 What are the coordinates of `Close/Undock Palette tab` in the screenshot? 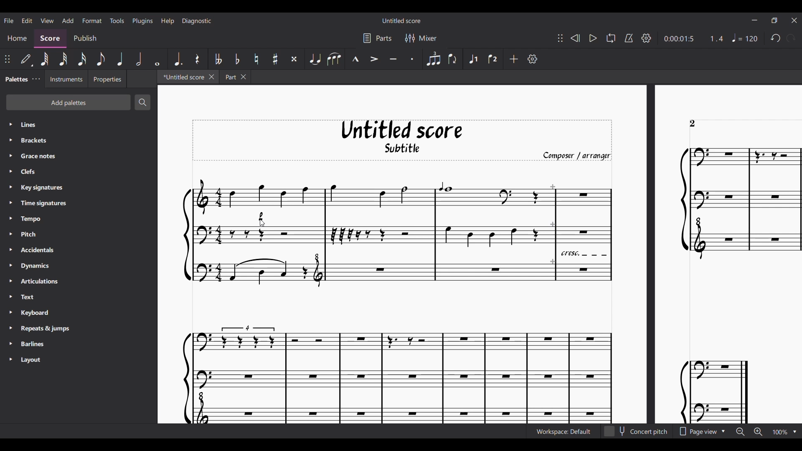 It's located at (36, 79).